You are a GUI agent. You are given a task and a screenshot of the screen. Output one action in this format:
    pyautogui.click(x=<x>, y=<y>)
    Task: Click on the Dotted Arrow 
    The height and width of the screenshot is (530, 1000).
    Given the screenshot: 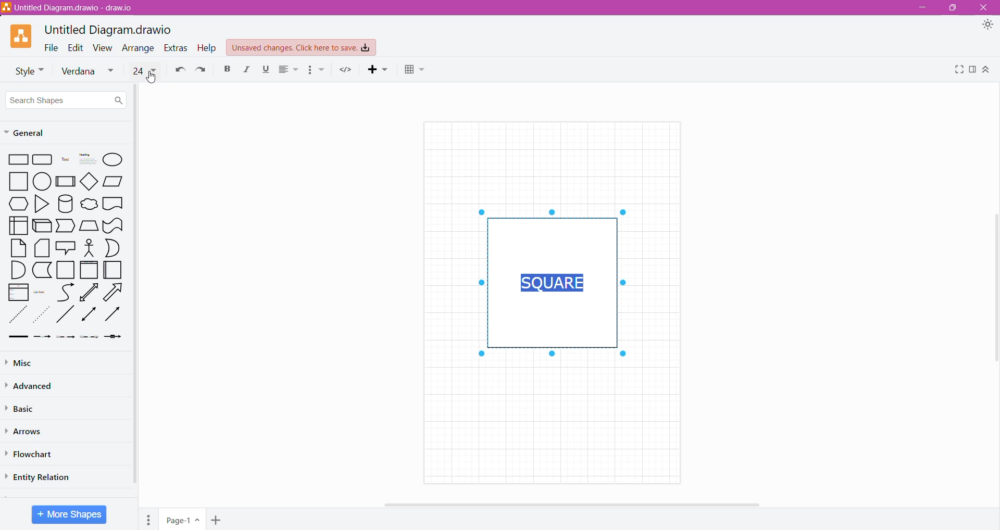 What is the action you would take?
    pyautogui.click(x=42, y=316)
    